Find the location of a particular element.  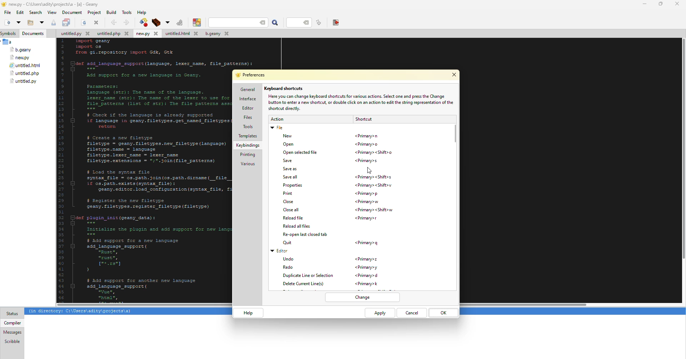

search is located at coordinates (238, 22).